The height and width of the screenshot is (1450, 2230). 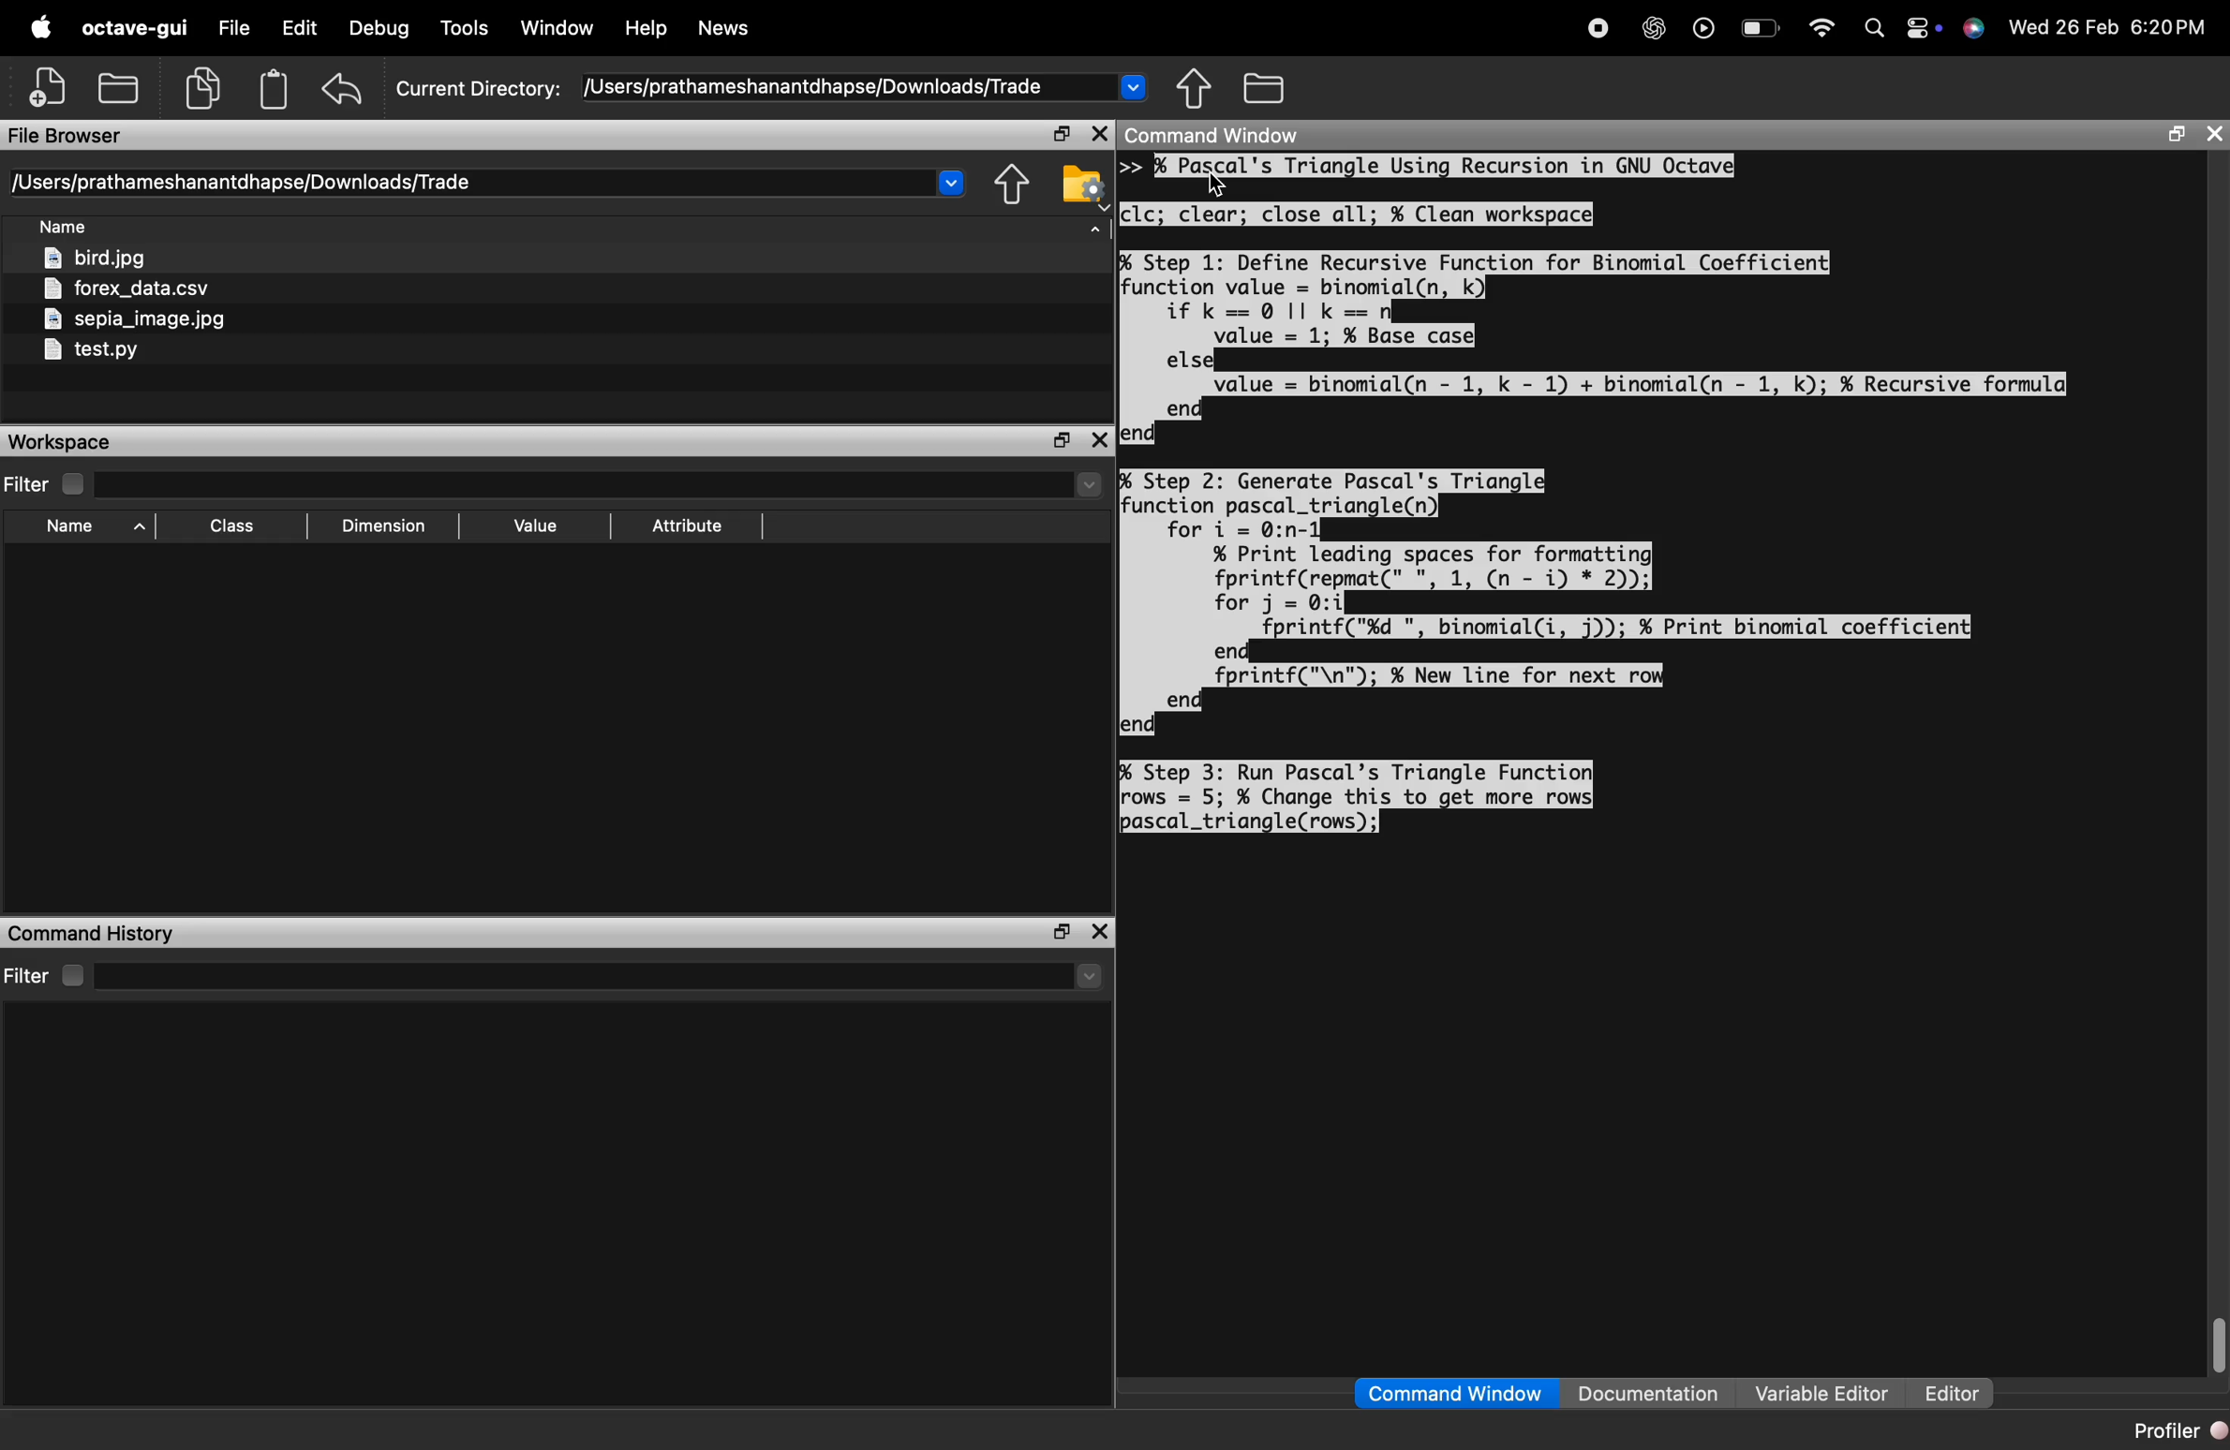 What do you see at coordinates (811, 88) in the screenshot?
I see `/Users/prathameshanantdhapse/Downloads/Trade` at bounding box center [811, 88].